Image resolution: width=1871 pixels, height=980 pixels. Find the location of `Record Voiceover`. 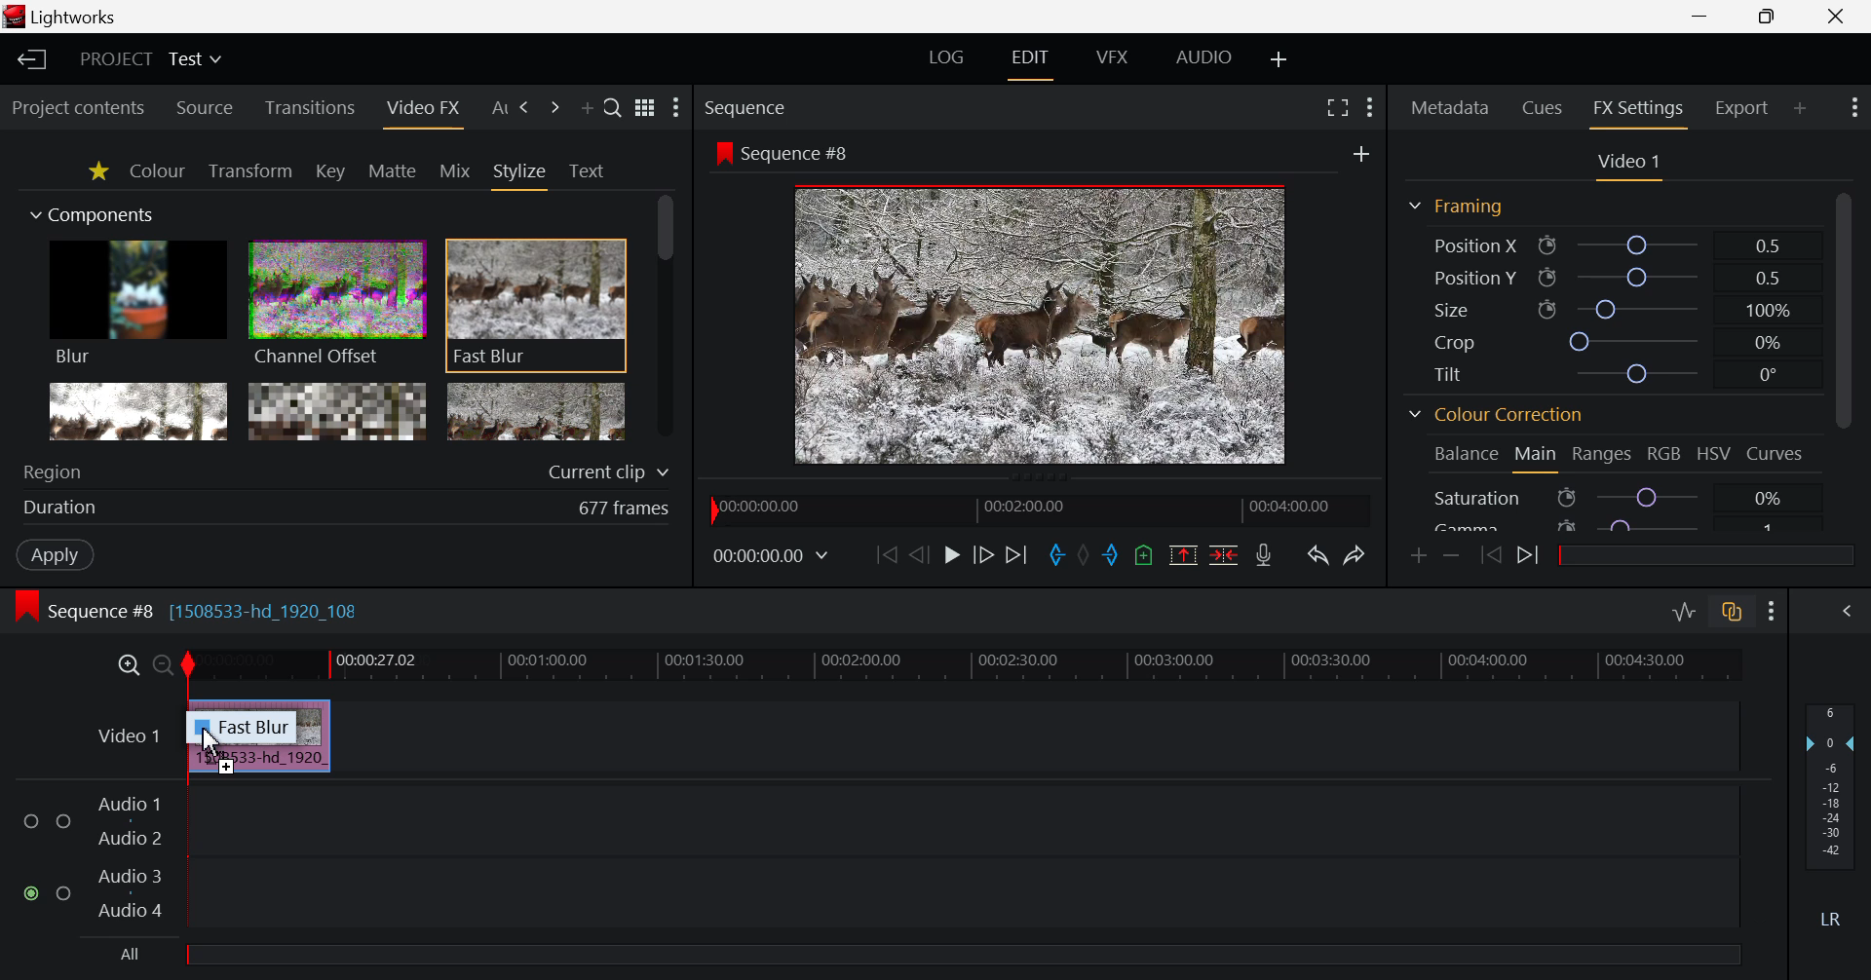

Record Voiceover is located at coordinates (1264, 558).